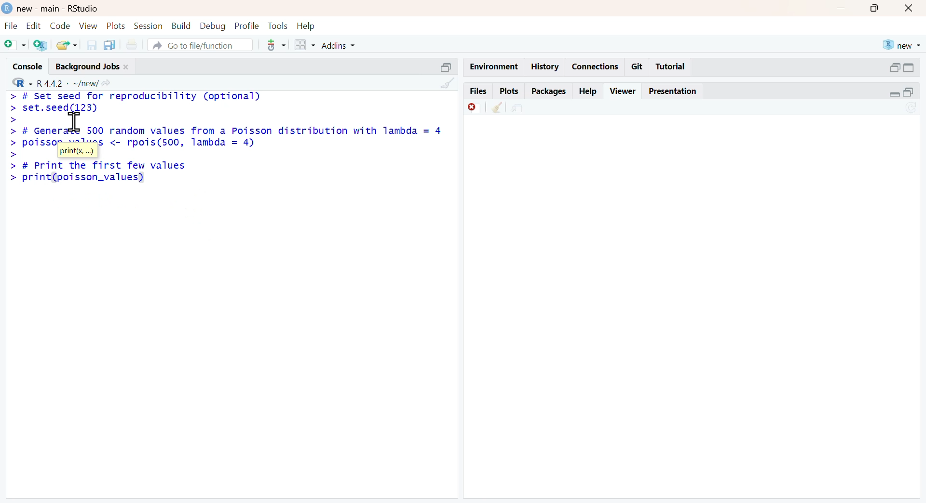  Describe the element at coordinates (109, 45) in the screenshot. I see `copy` at that location.